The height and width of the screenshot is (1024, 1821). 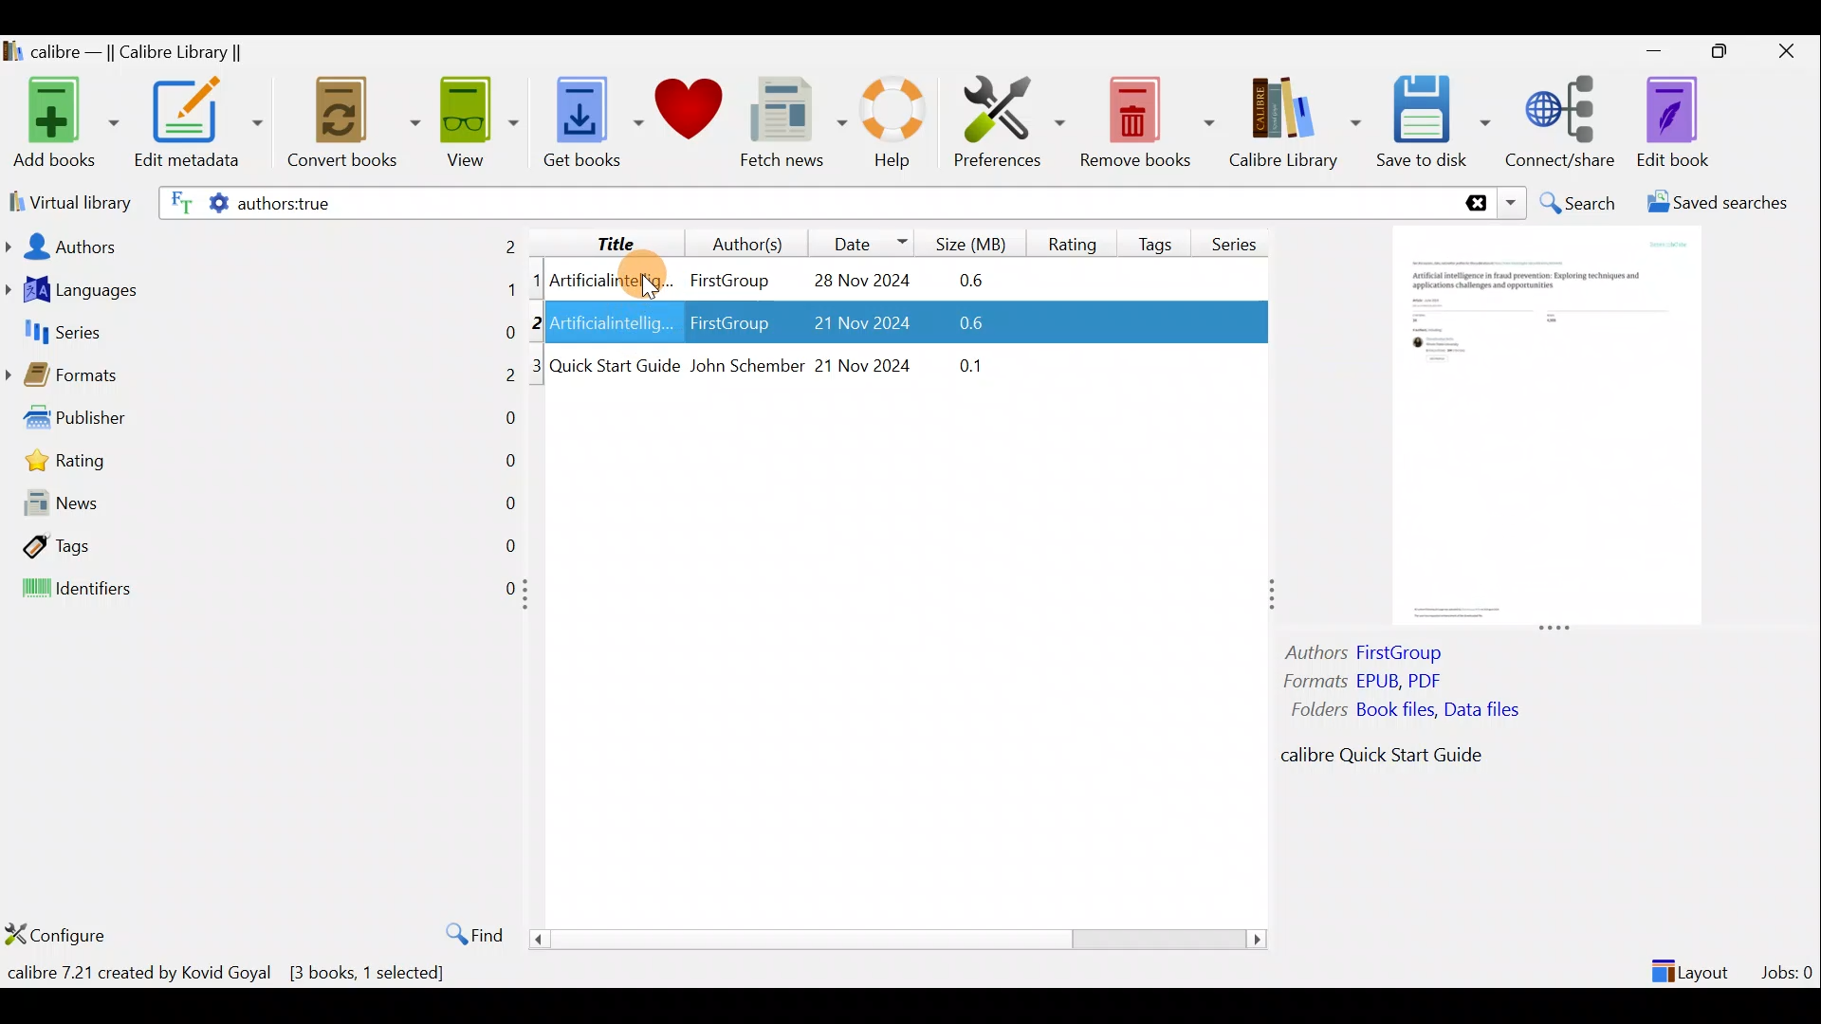 What do you see at coordinates (63, 124) in the screenshot?
I see `Add books` at bounding box center [63, 124].